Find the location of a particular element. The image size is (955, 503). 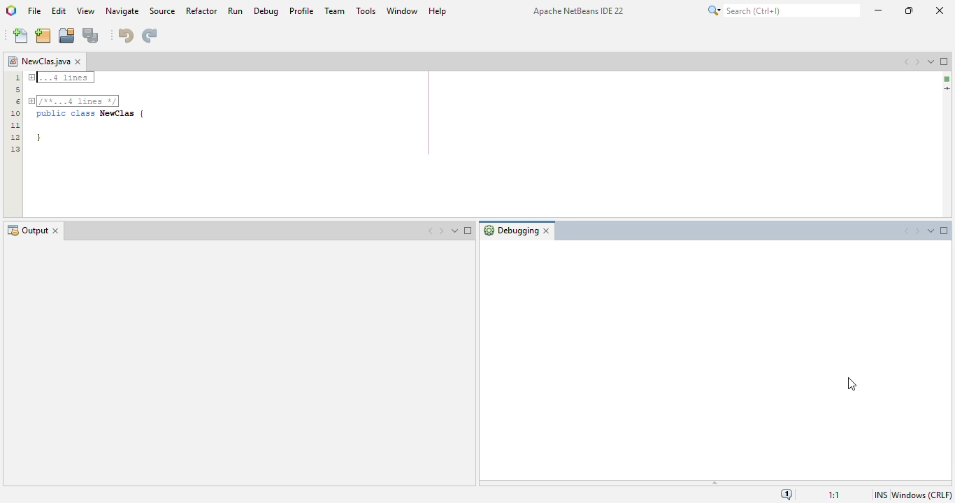

search (Ctrl + I) is located at coordinates (783, 10).